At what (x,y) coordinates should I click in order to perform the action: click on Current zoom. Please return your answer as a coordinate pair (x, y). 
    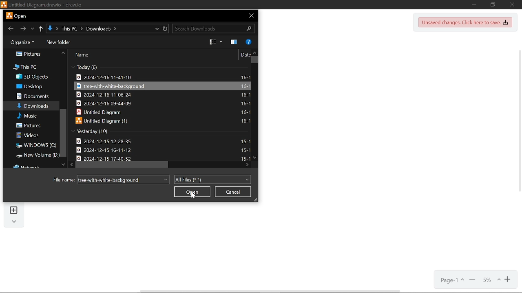
    Looking at the image, I should click on (491, 279).